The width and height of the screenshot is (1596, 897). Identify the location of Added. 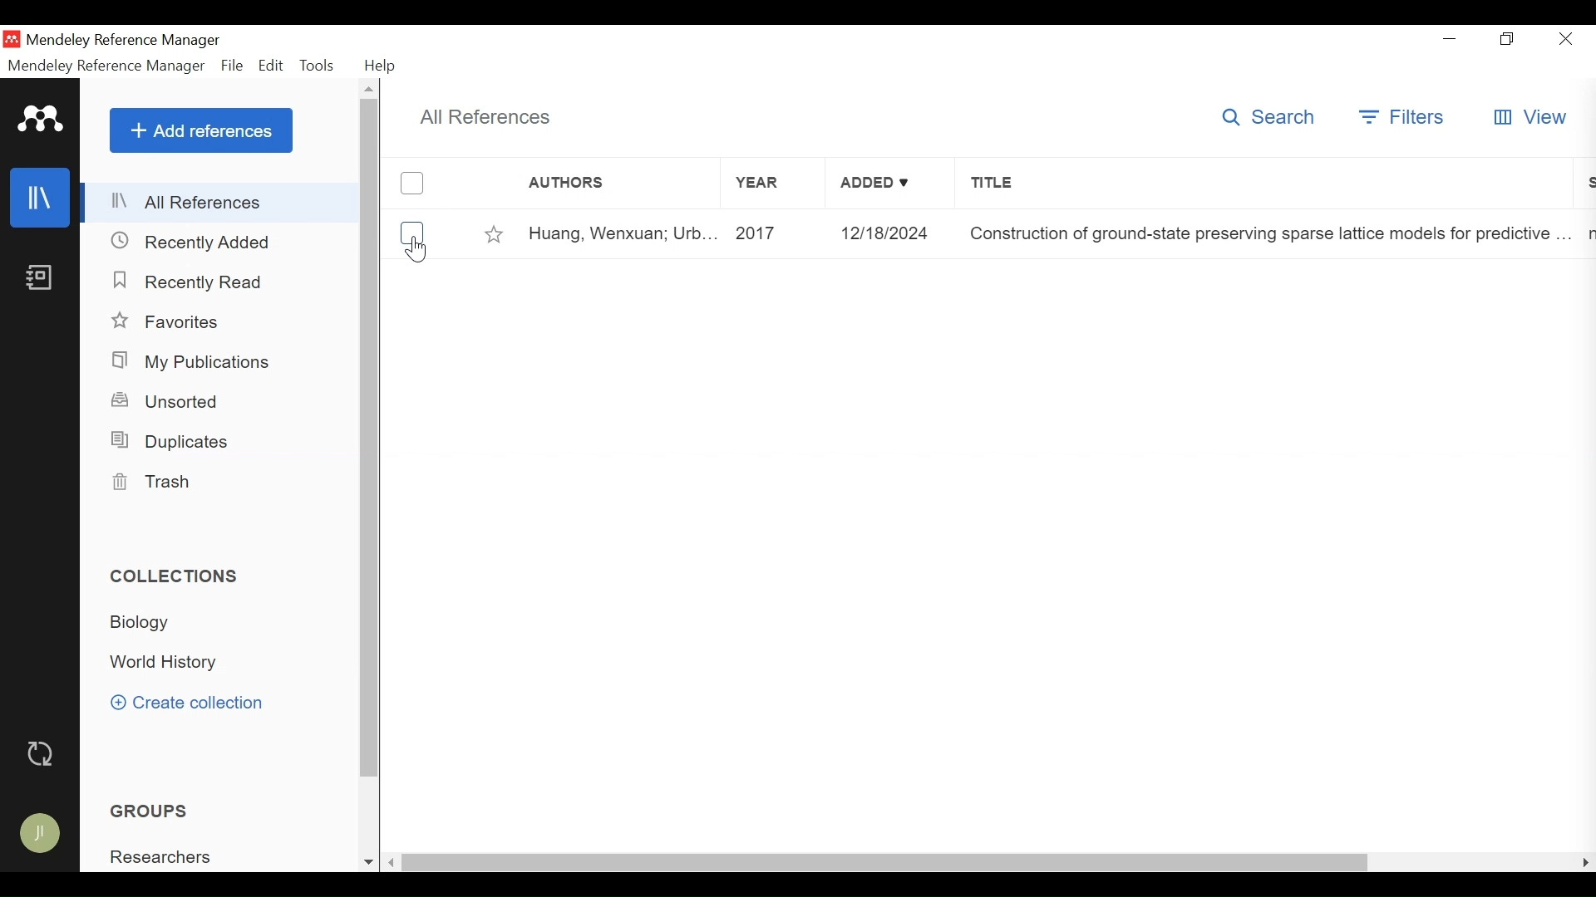
(889, 234).